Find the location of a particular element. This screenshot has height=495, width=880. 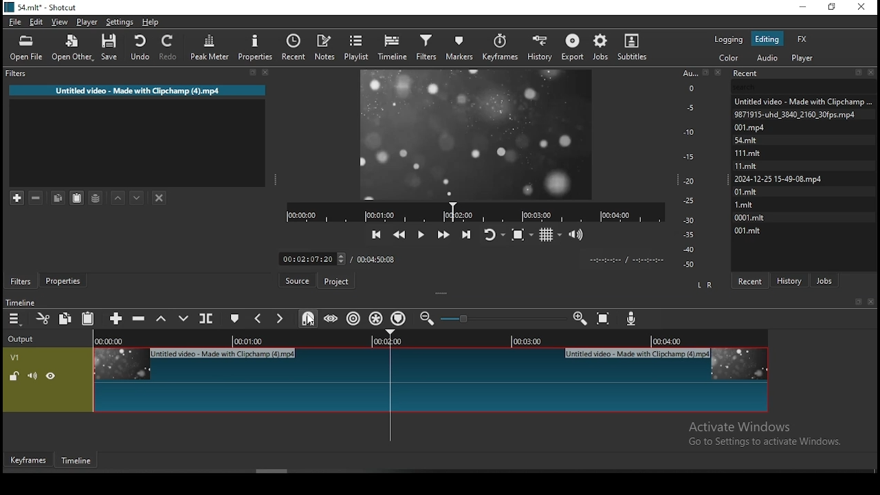

play quickly backwards is located at coordinates (398, 234).